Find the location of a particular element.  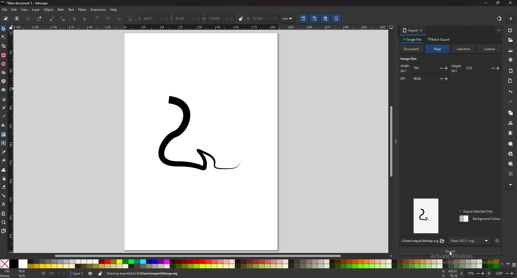

zoom selection is located at coordinates (511, 143).